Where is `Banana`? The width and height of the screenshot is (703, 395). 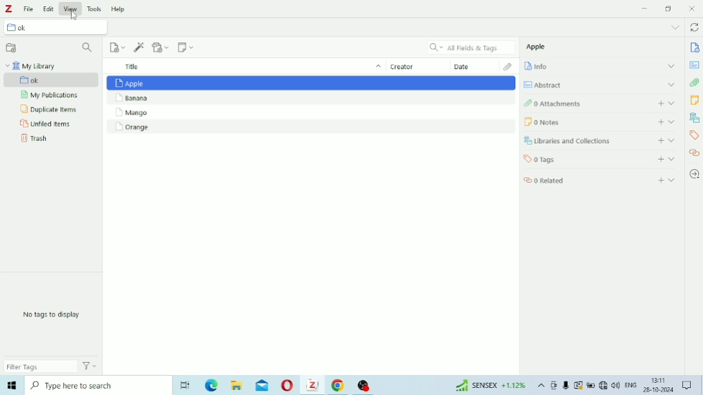 Banana is located at coordinates (312, 98).